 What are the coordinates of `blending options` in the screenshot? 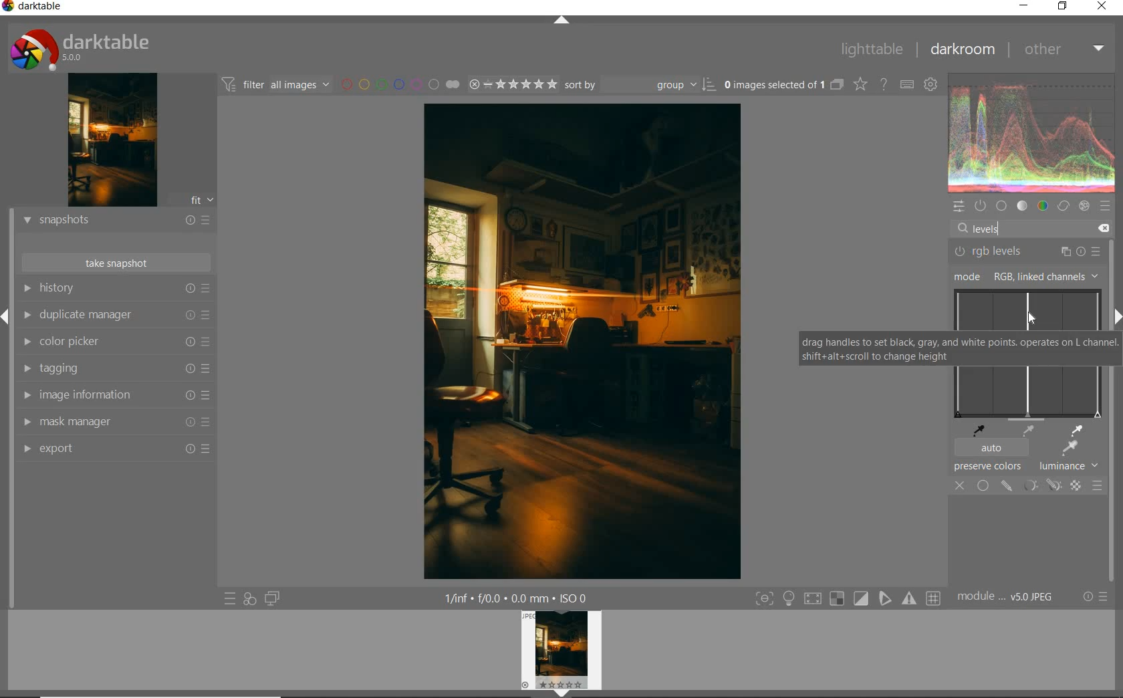 It's located at (1097, 485).